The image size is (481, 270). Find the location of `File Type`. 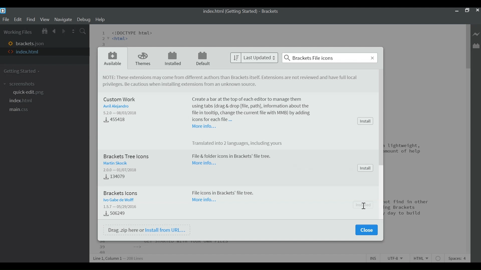

File Type is located at coordinates (422, 257).